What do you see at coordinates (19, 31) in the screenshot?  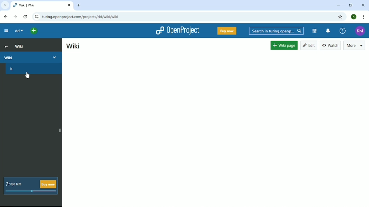 I see `dd` at bounding box center [19, 31].